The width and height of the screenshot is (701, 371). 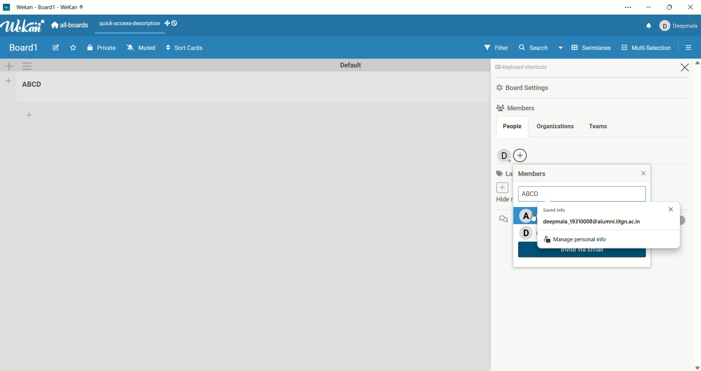 I want to click on keyboard shortcut, so click(x=522, y=68).